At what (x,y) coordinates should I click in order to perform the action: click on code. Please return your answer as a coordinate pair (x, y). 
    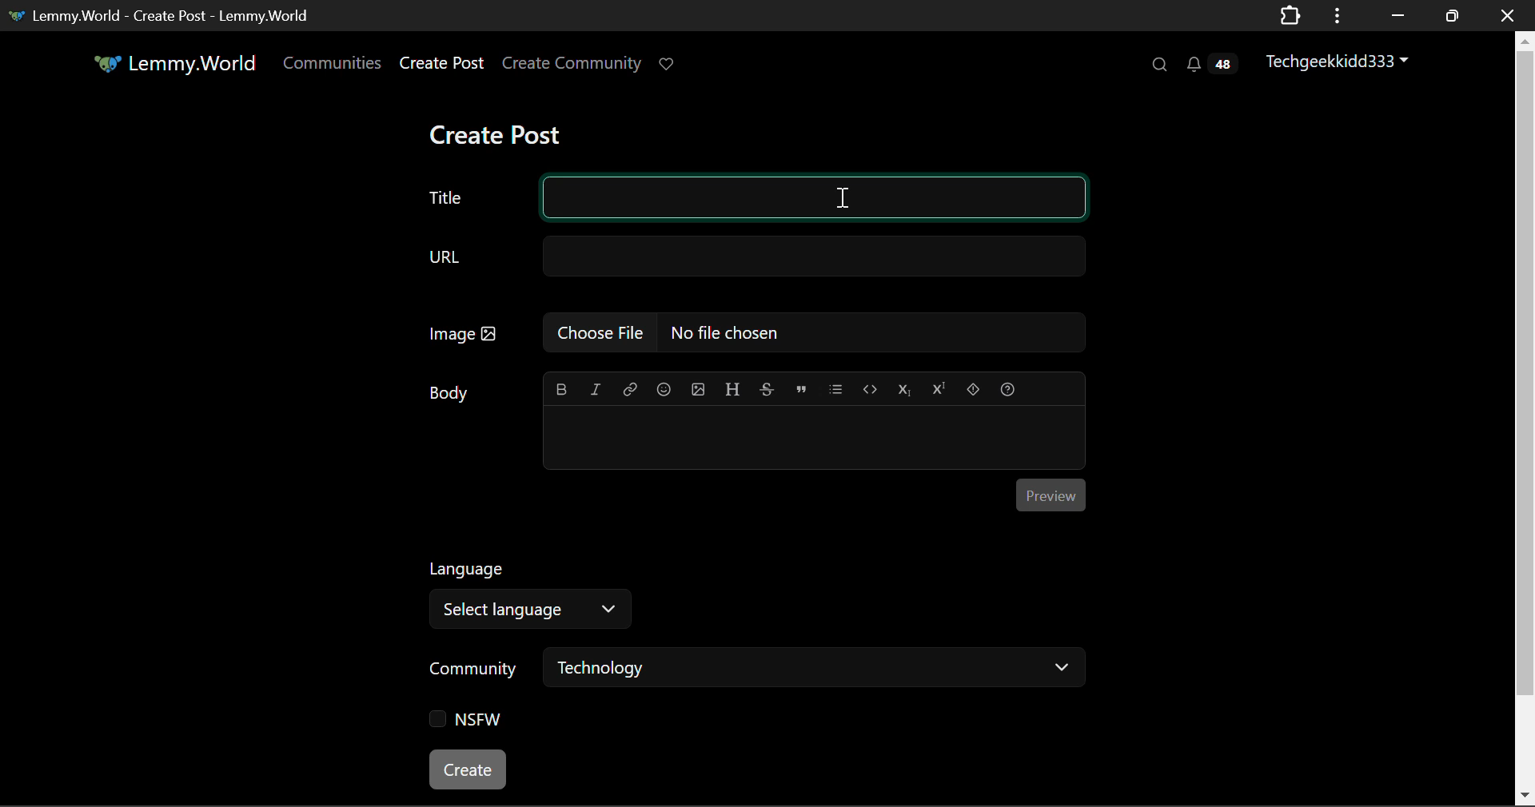
    Looking at the image, I should click on (870, 388).